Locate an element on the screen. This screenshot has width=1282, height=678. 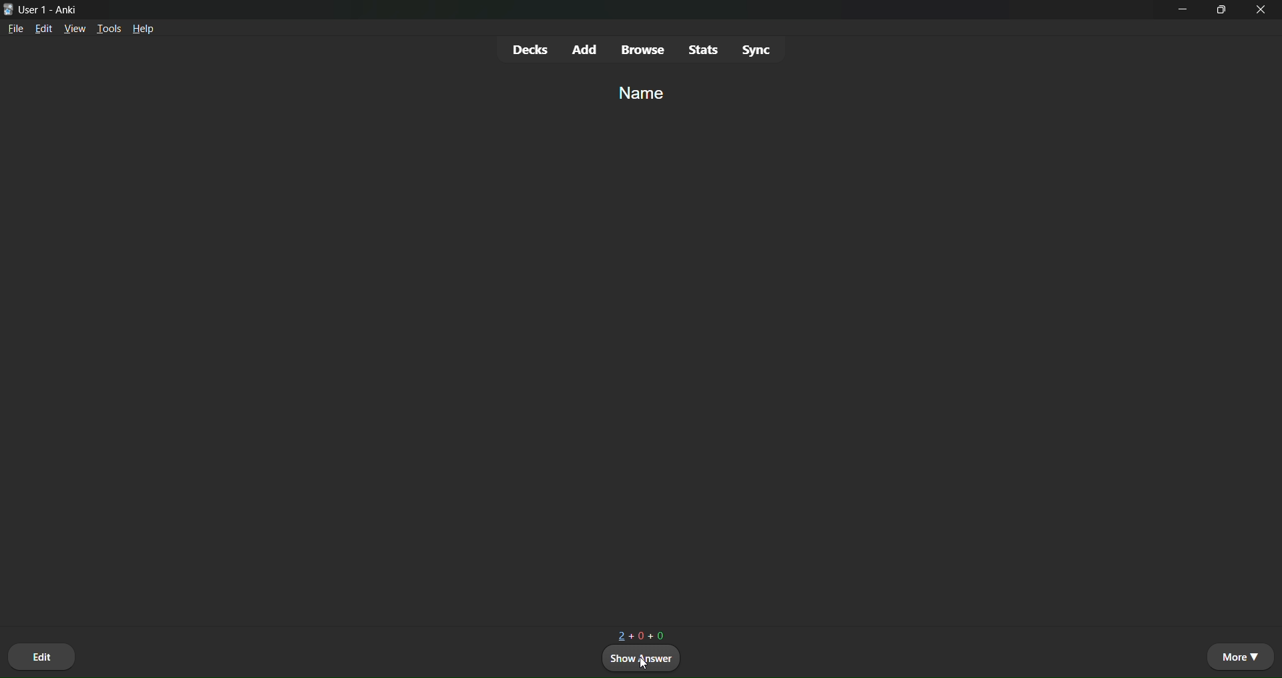
help is located at coordinates (146, 30).